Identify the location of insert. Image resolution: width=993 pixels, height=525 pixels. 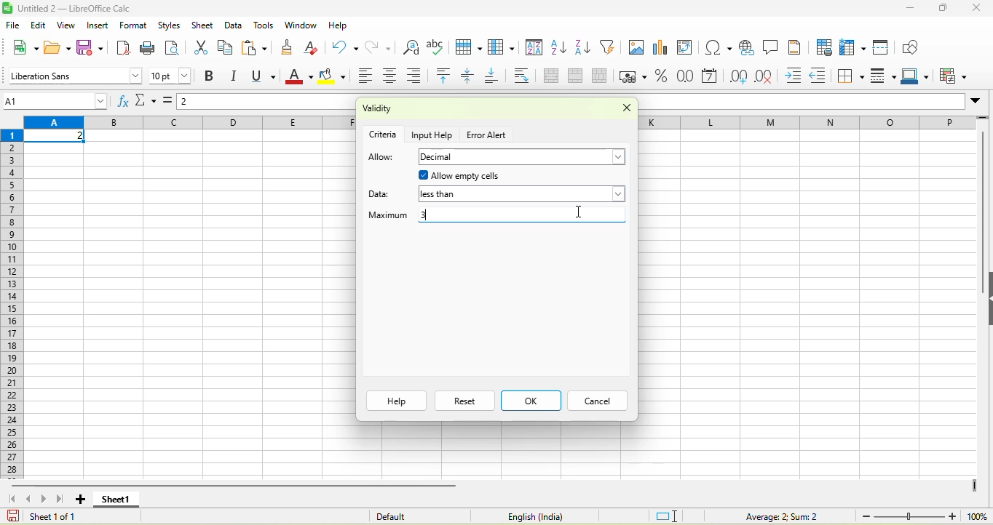
(98, 25).